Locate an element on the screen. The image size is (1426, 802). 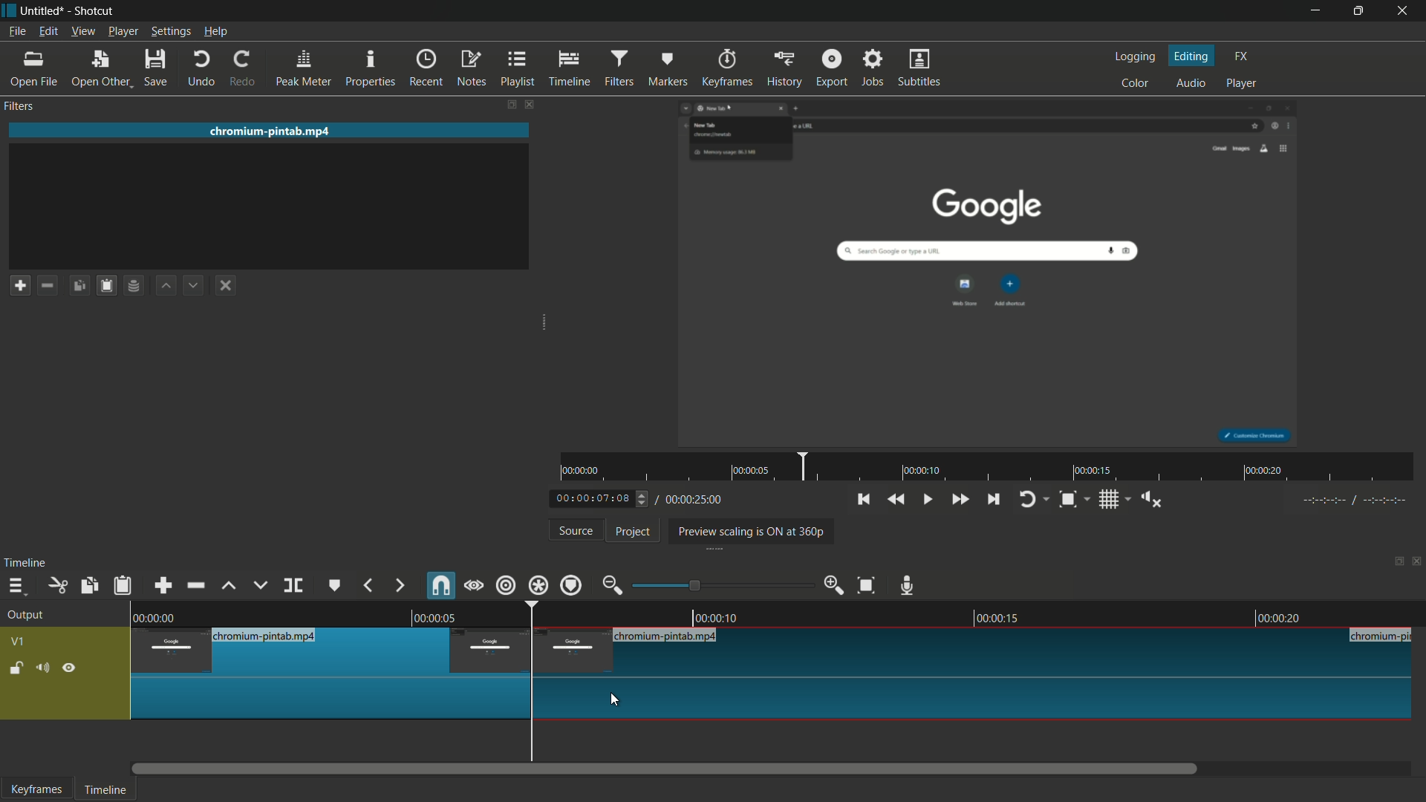
timeline is located at coordinates (103, 791).